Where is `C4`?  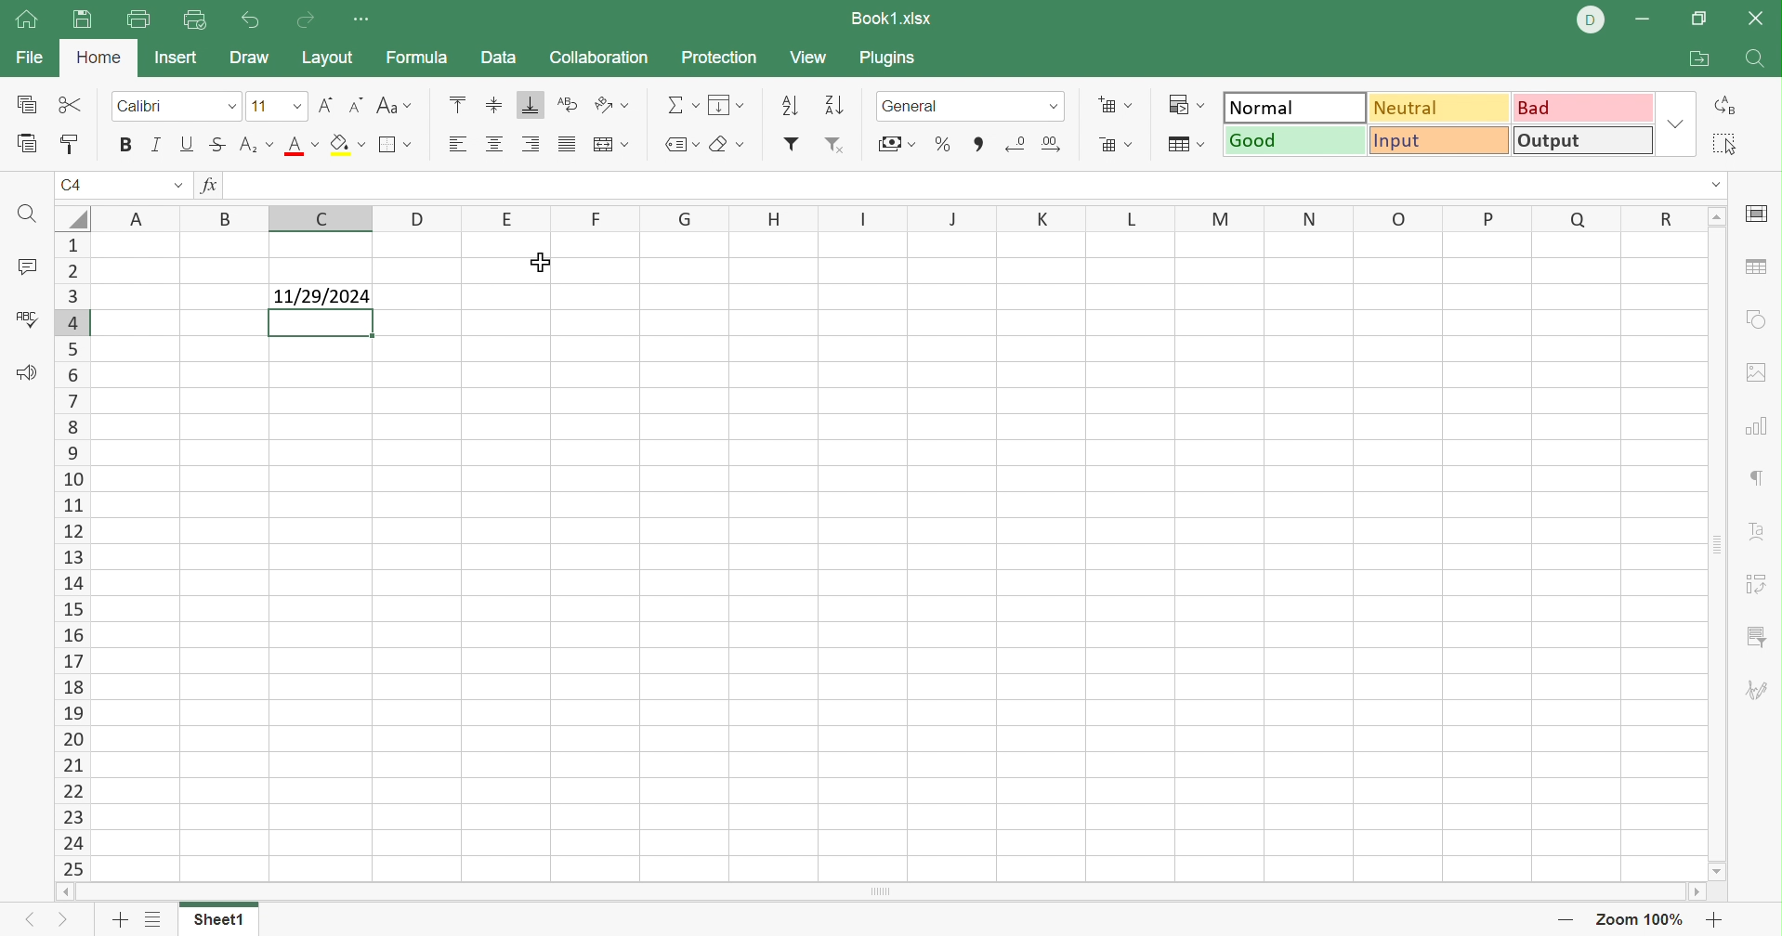
C4 is located at coordinates (72, 183).